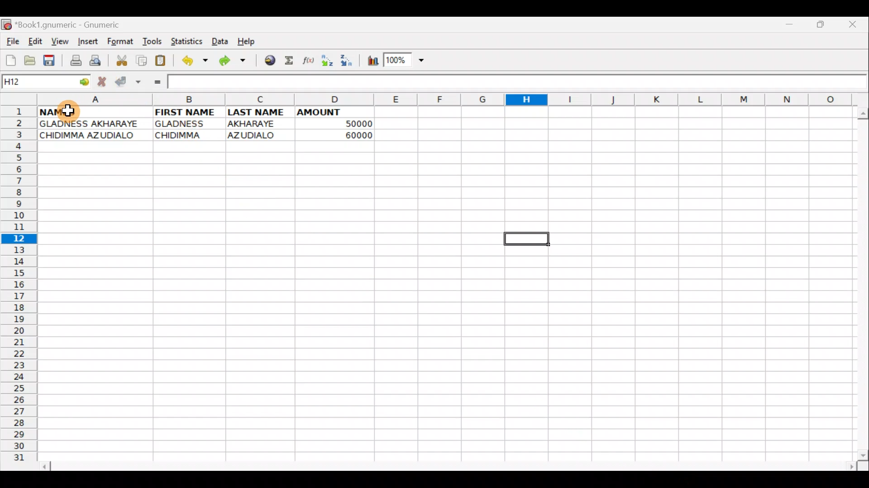 This screenshot has height=488, width=869. I want to click on View, so click(57, 42).